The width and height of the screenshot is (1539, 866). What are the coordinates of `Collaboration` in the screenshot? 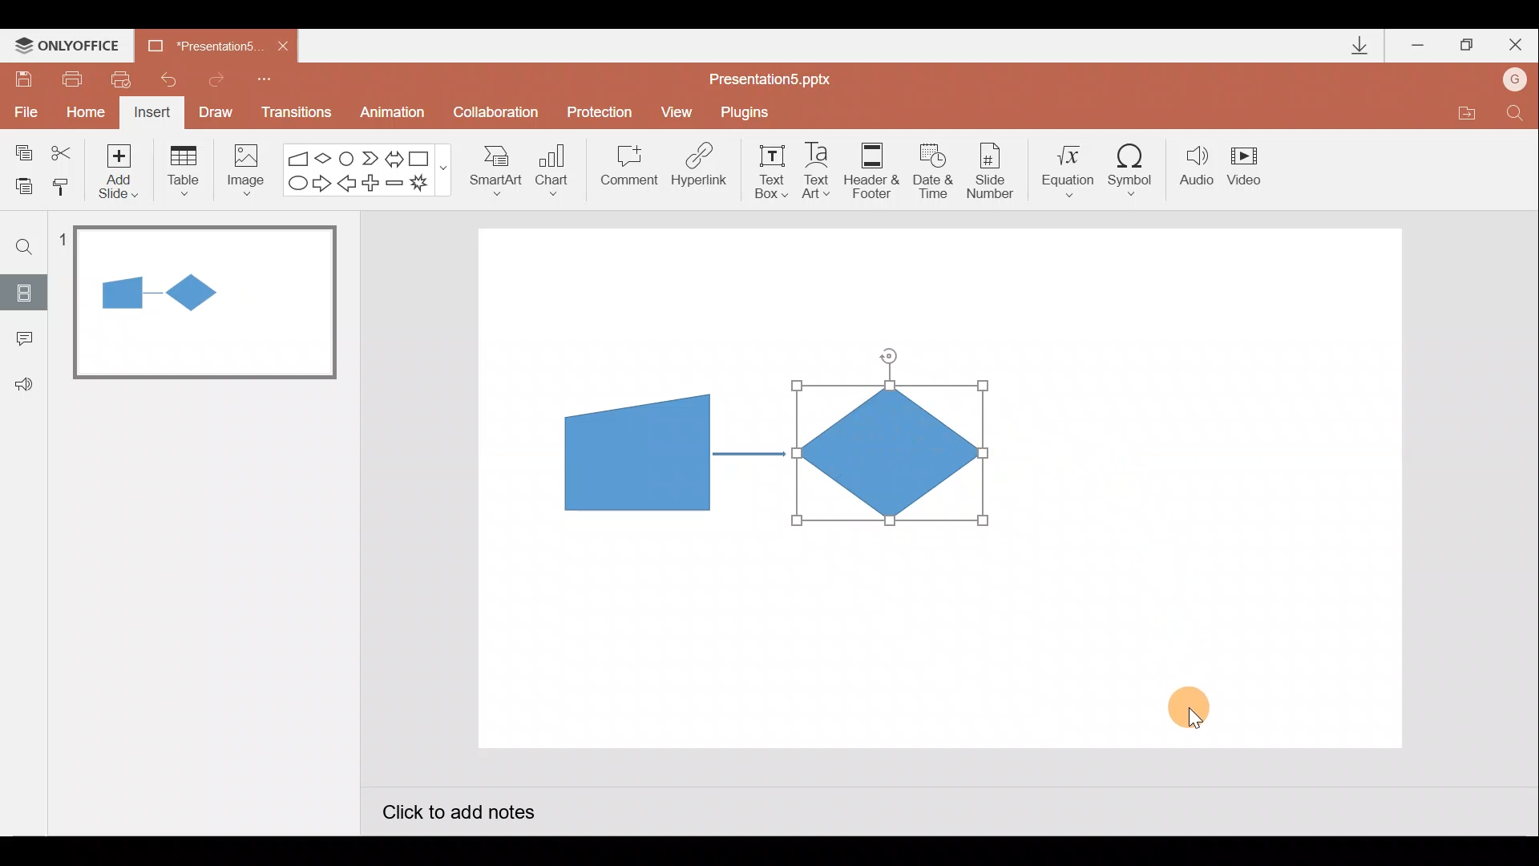 It's located at (499, 114).